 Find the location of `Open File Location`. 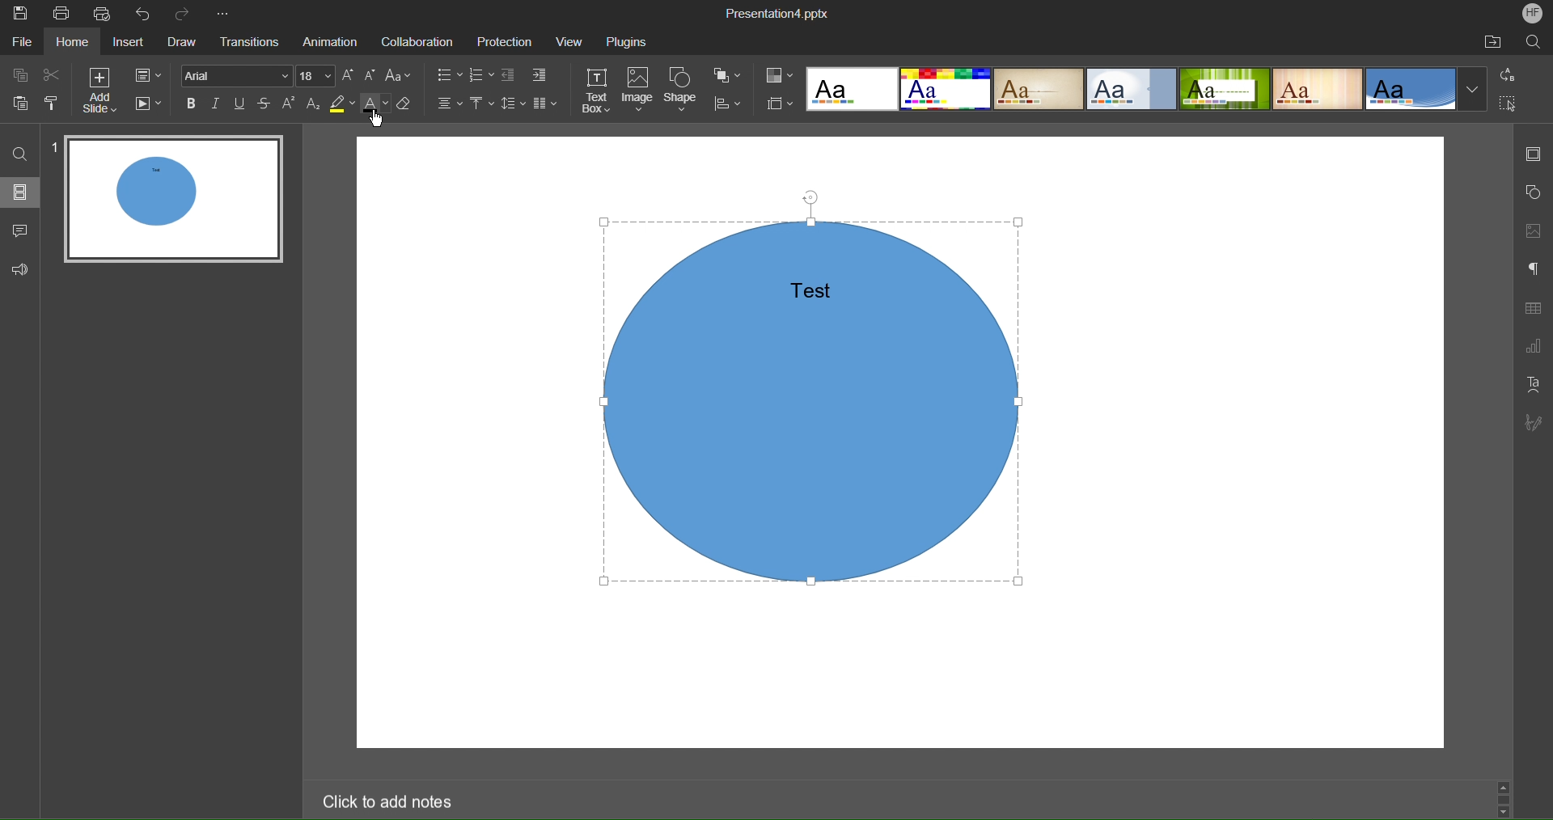

Open File Location is located at coordinates (1489, 43).